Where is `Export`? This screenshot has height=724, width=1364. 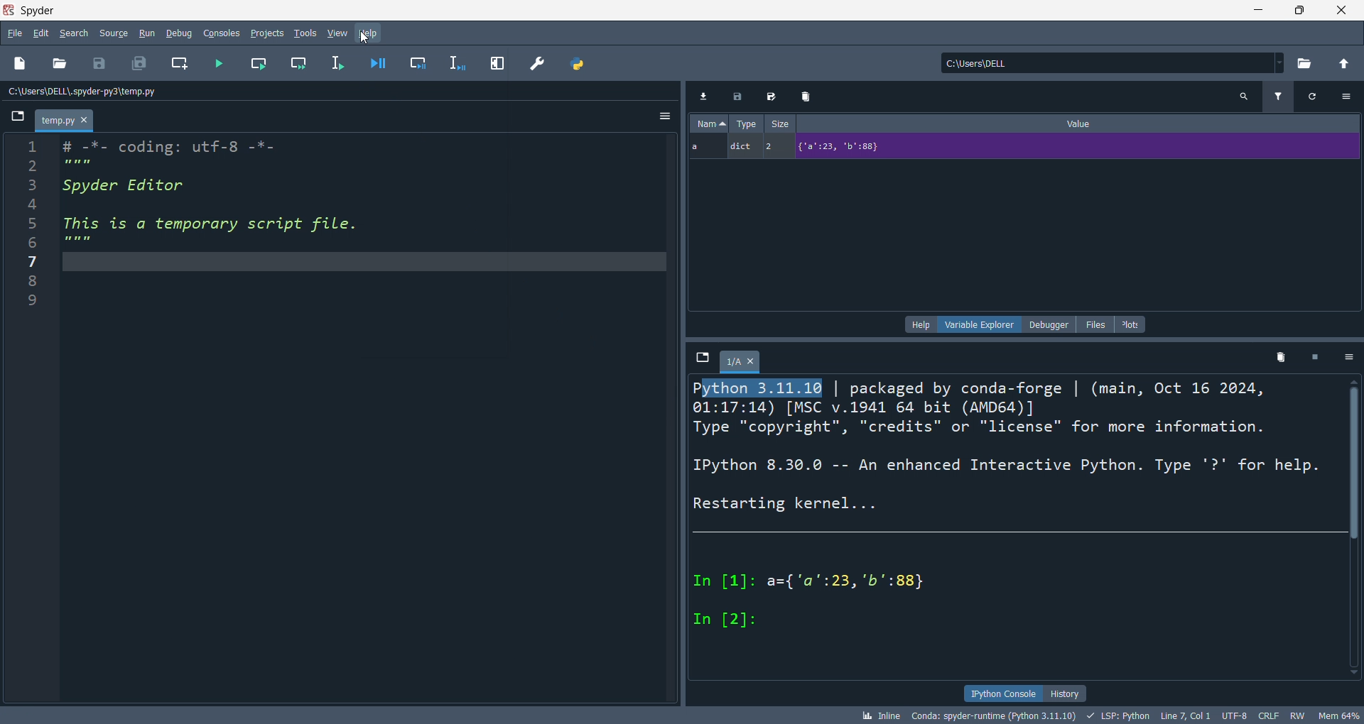 Export is located at coordinates (737, 97).